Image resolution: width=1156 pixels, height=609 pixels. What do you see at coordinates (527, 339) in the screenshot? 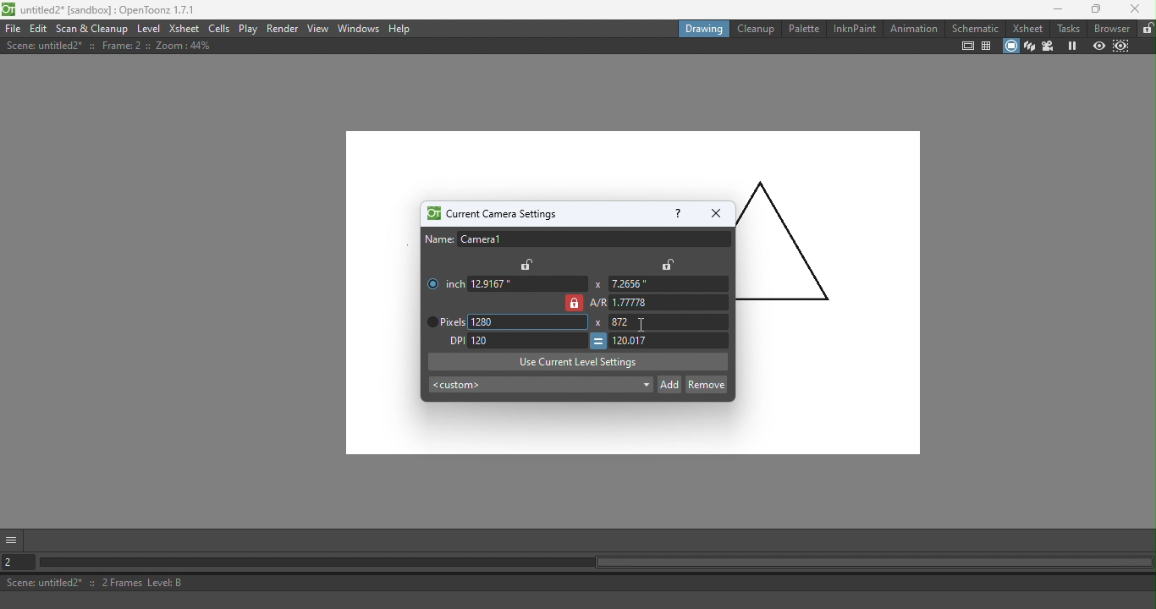
I see `Enter pixel` at bounding box center [527, 339].